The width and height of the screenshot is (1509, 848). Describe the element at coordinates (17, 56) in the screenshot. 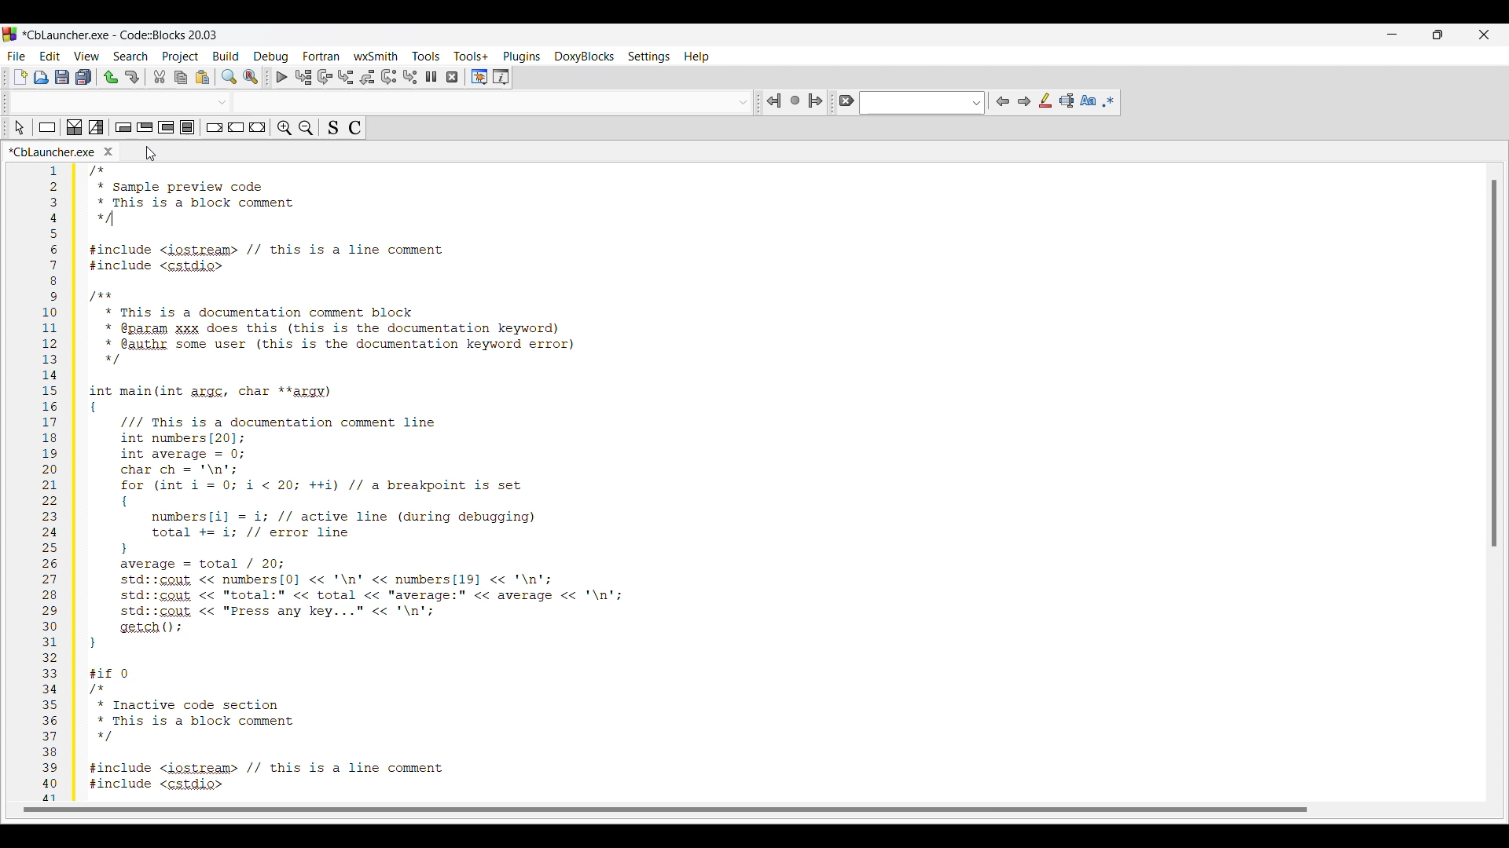

I see `File menu` at that location.